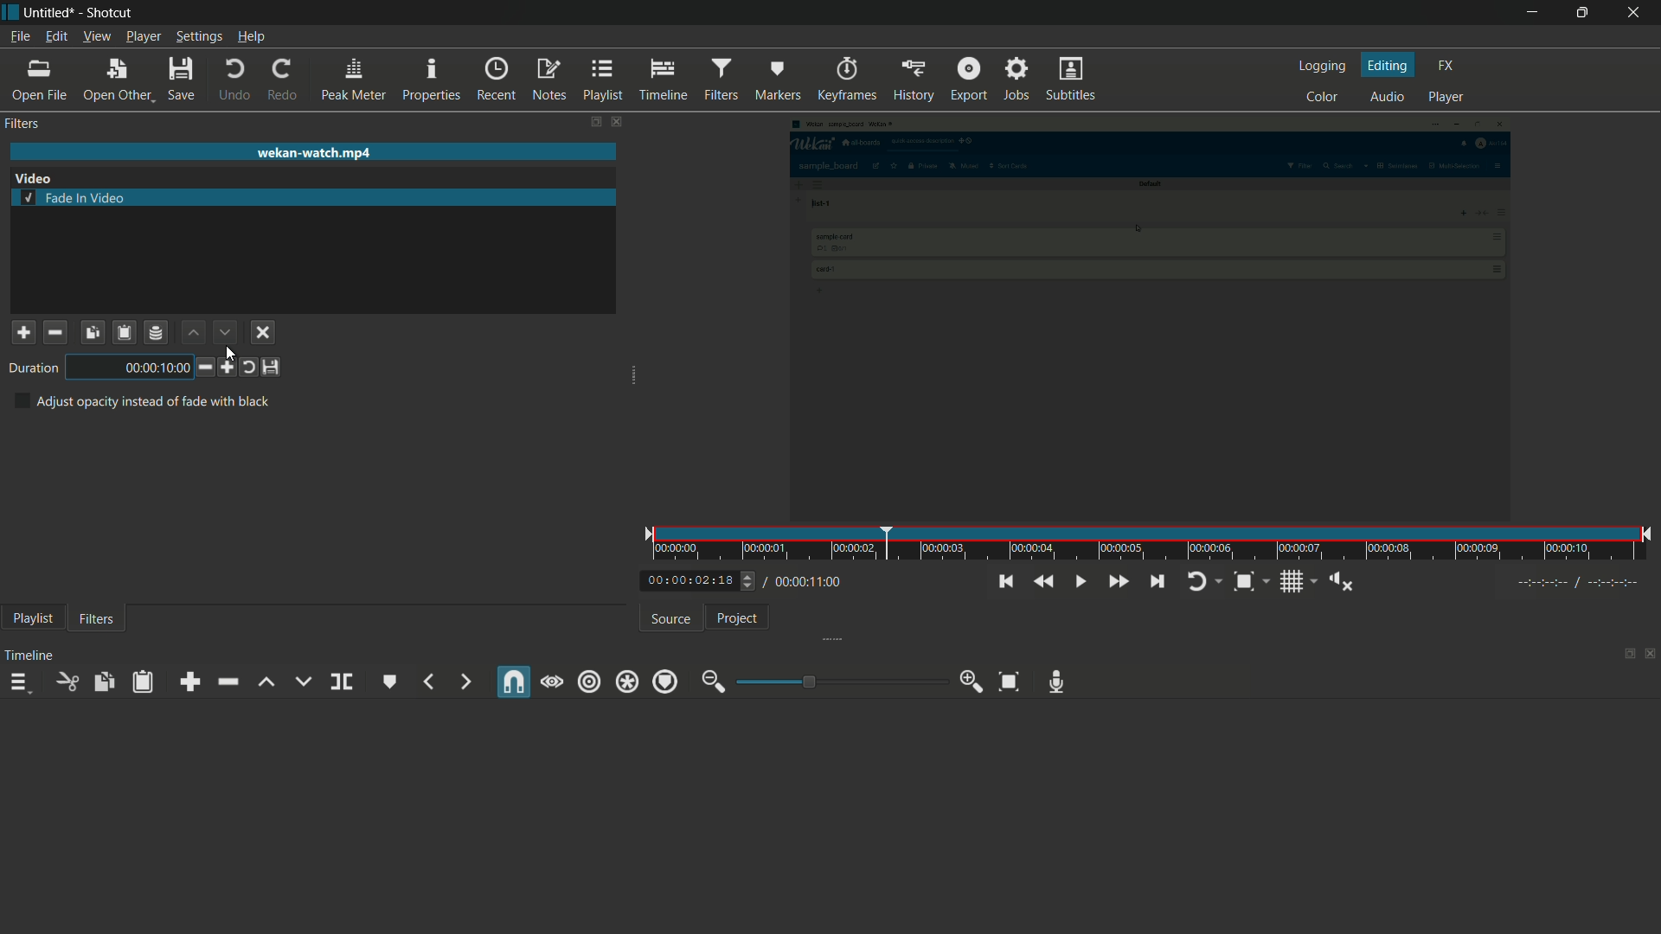  What do you see at coordinates (1055, 682) in the screenshot?
I see `record audio` at bounding box center [1055, 682].